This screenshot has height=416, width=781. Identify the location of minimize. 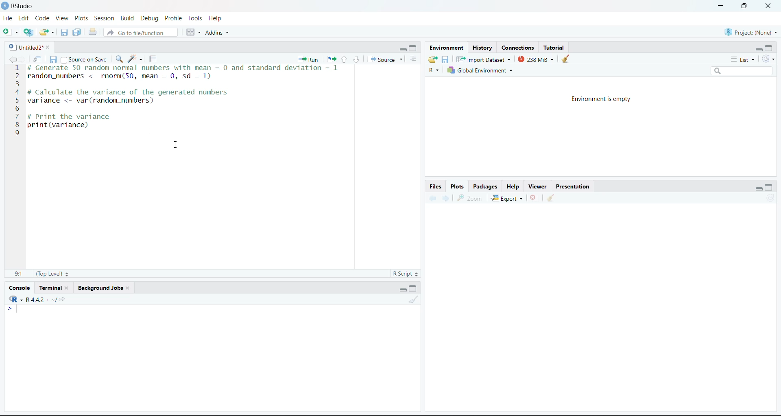
(403, 290).